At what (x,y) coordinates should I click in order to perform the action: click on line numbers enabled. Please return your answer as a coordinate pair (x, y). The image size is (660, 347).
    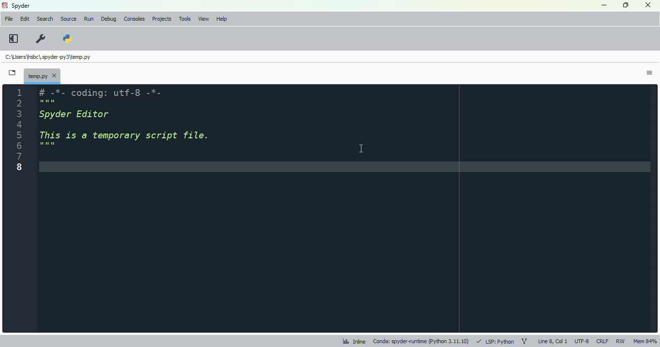
    Looking at the image, I should click on (20, 132).